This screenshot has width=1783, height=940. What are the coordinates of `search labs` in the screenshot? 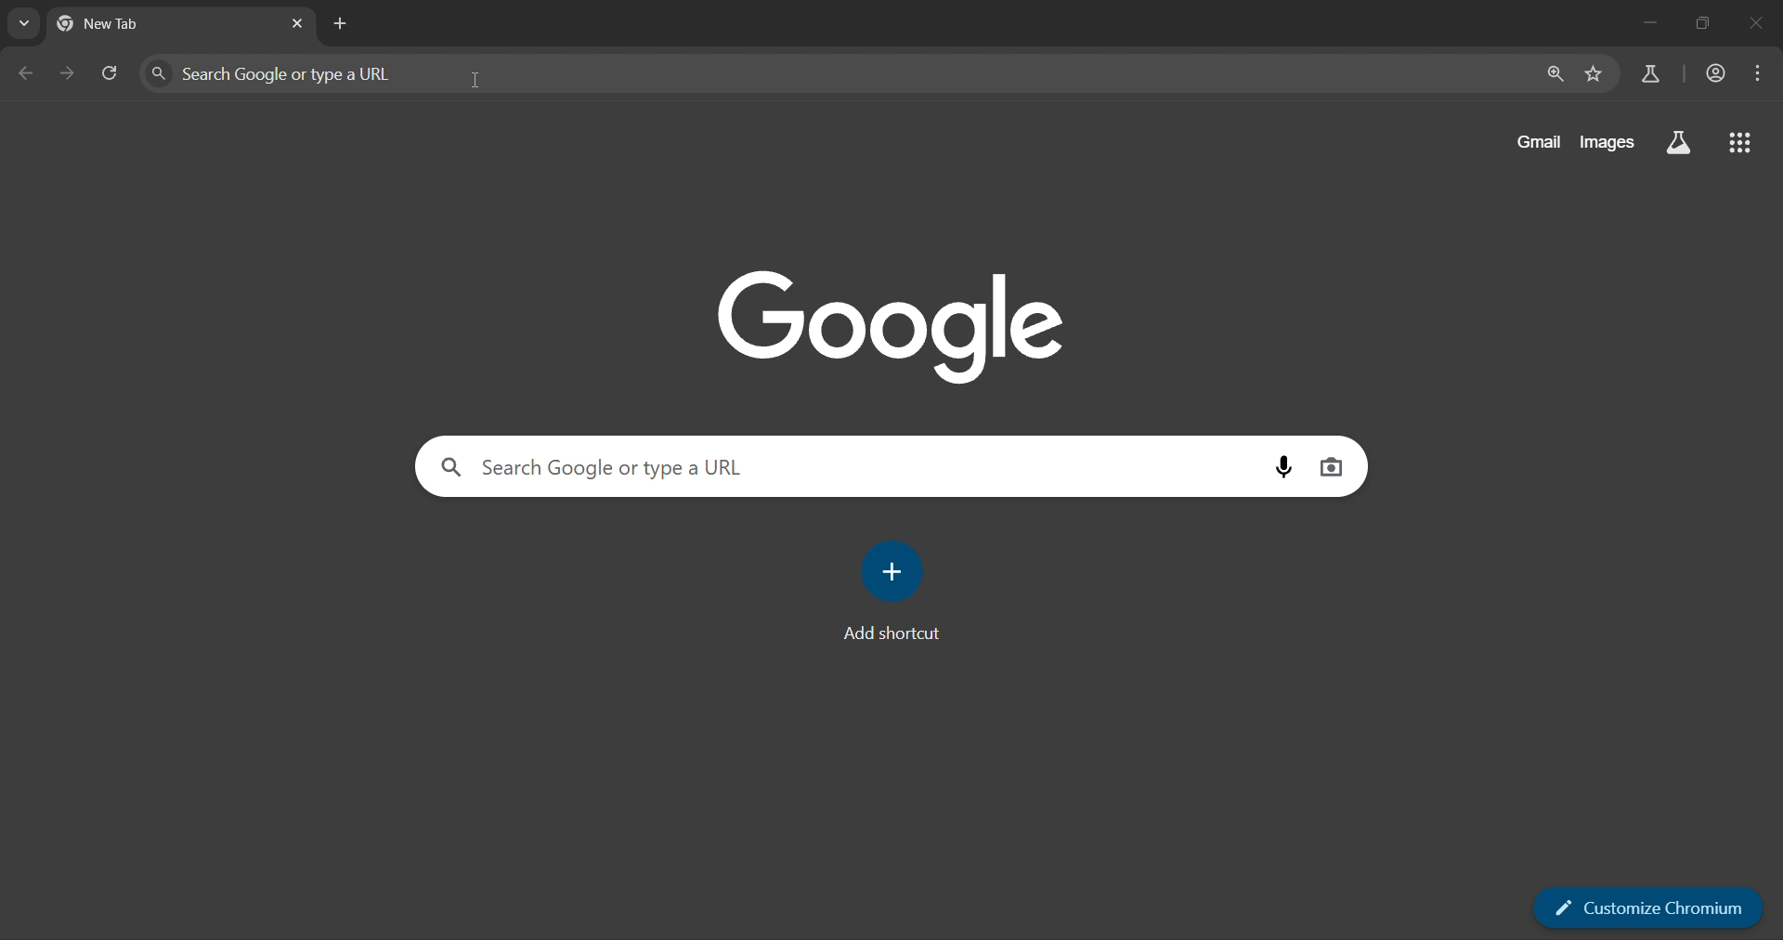 It's located at (1681, 147).